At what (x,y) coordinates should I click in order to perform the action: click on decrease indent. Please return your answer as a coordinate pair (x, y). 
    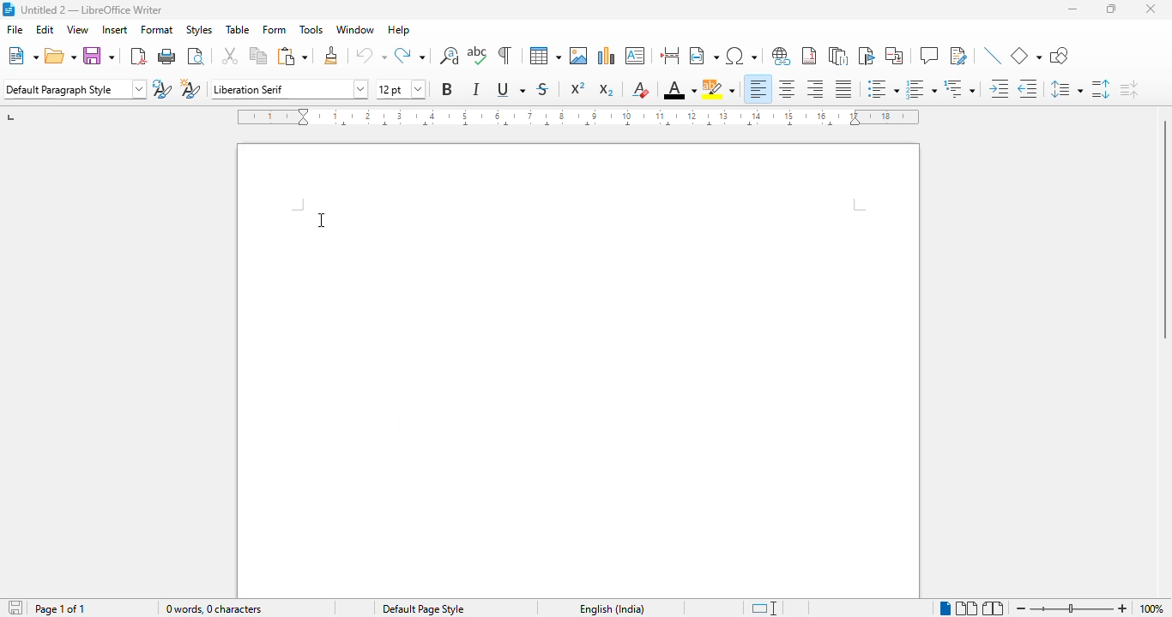
    Looking at the image, I should click on (1029, 88).